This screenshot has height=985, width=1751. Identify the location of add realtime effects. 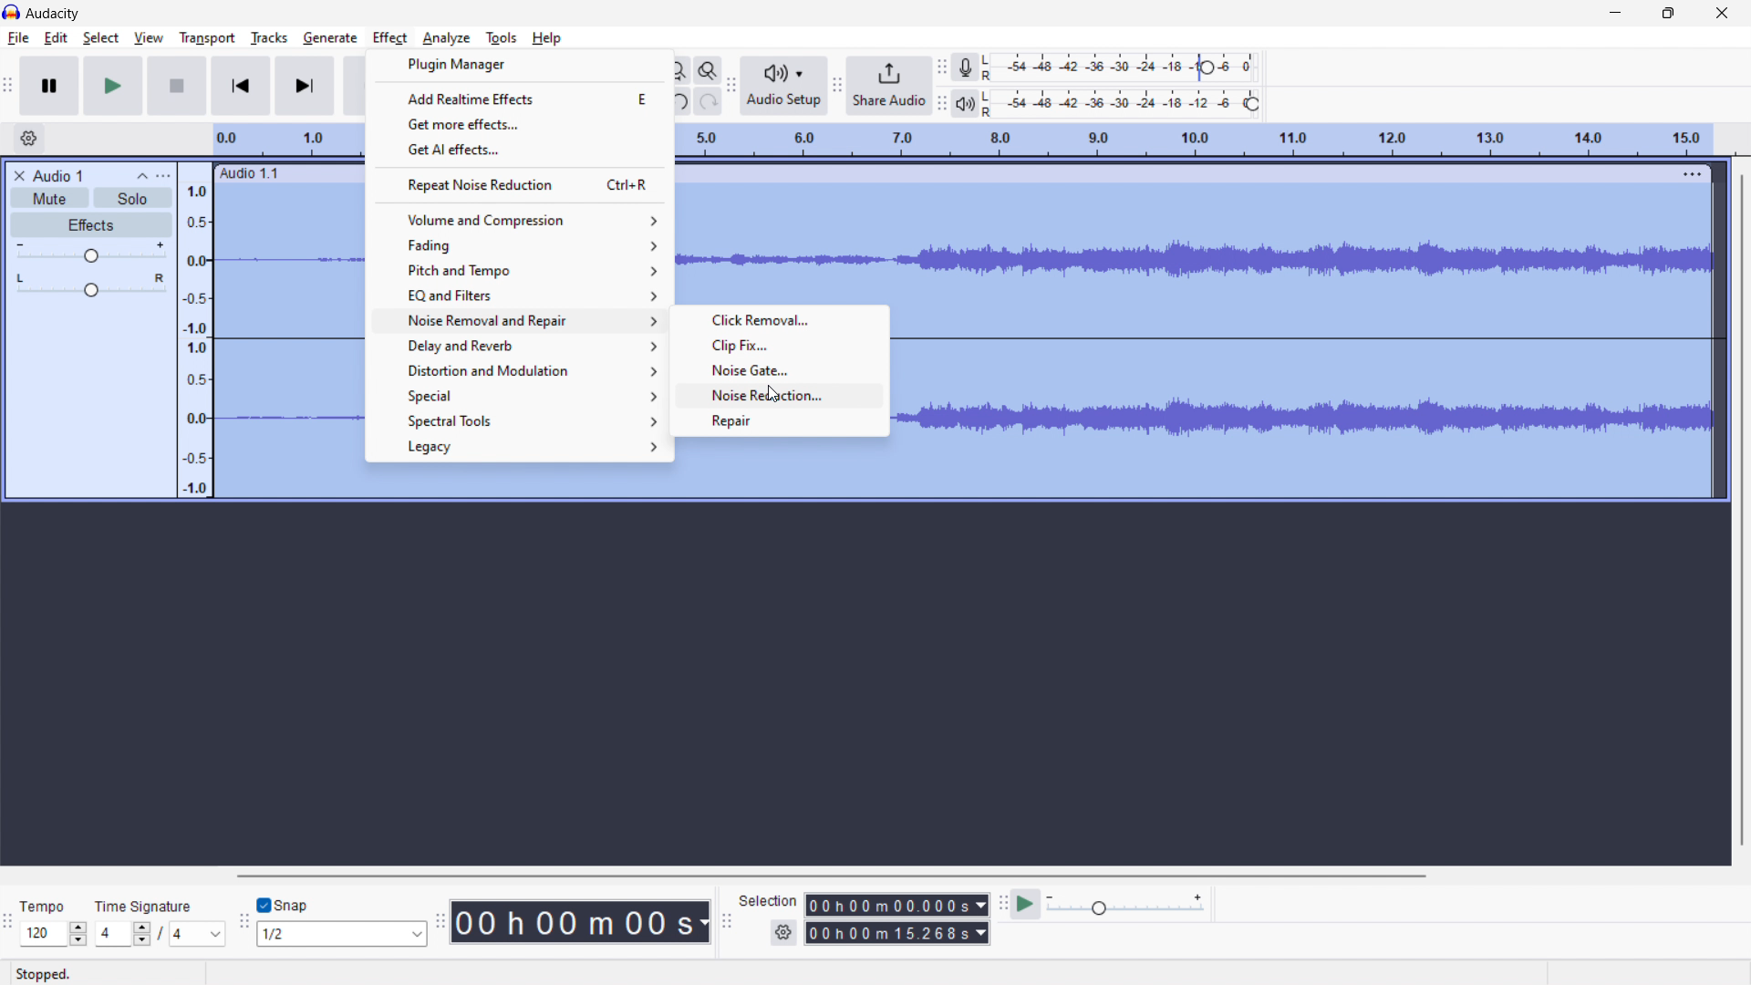
(520, 98).